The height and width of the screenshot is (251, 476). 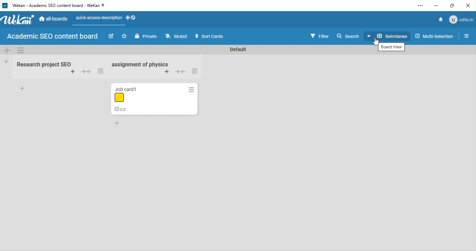 What do you see at coordinates (102, 71) in the screenshot?
I see `list action` at bounding box center [102, 71].